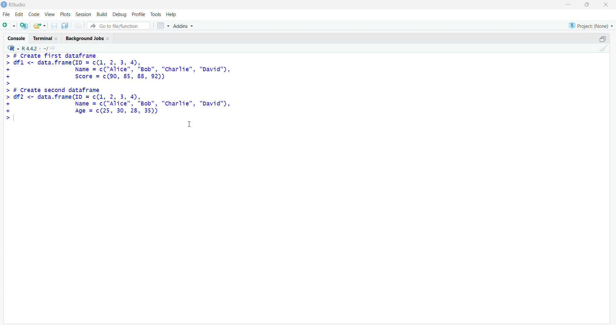 The width and height of the screenshot is (616, 325). Describe the element at coordinates (156, 14) in the screenshot. I see `tools` at that location.